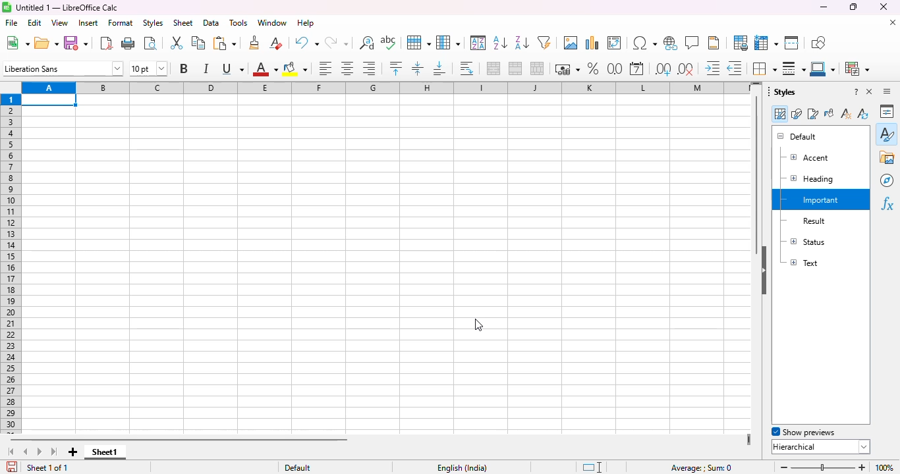  I want to click on window, so click(272, 22).